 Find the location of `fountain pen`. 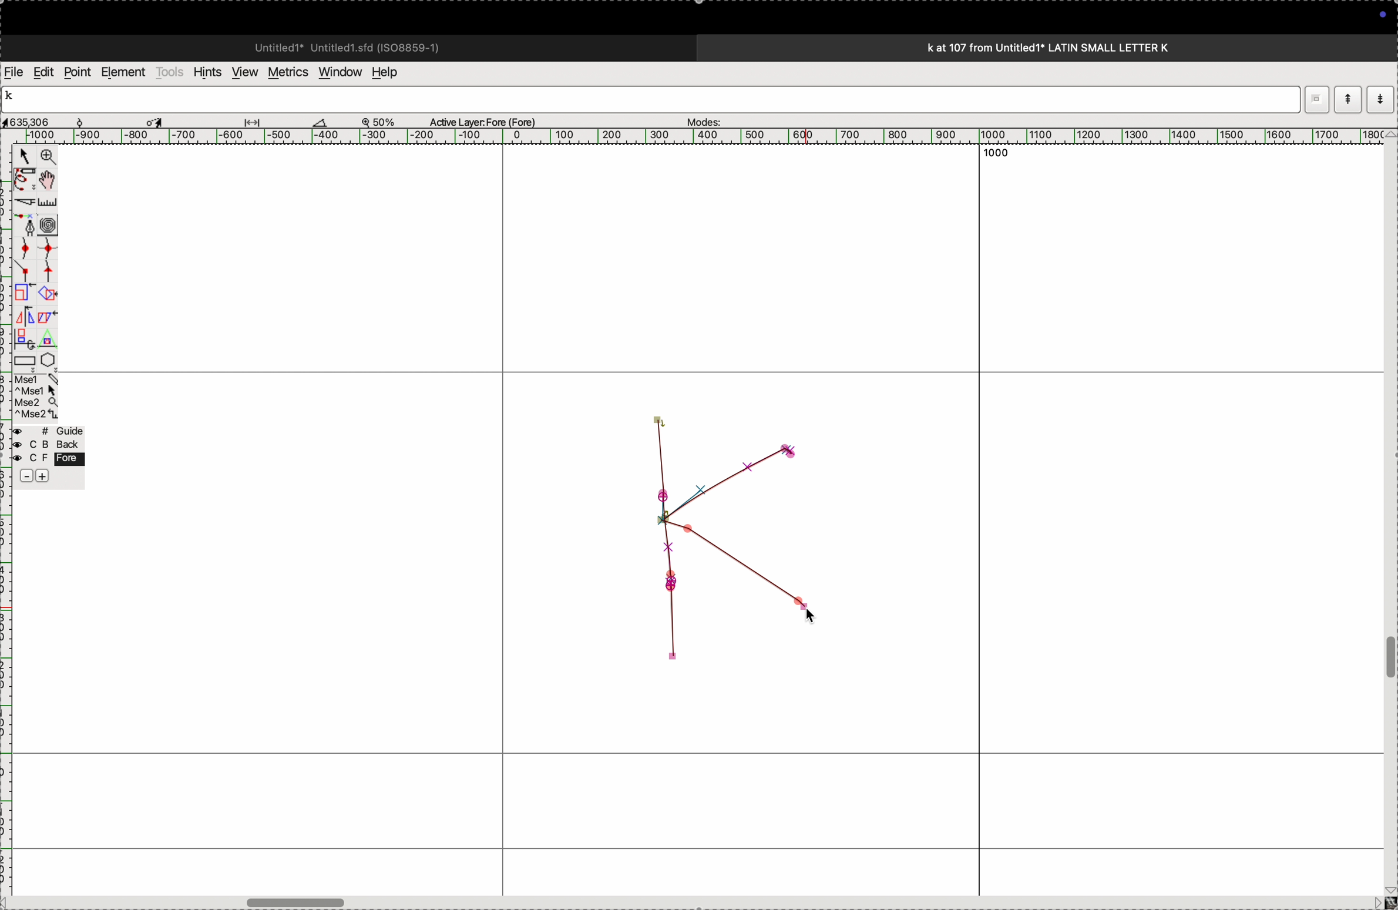

fountain pen is located at coordinates (28, 225).